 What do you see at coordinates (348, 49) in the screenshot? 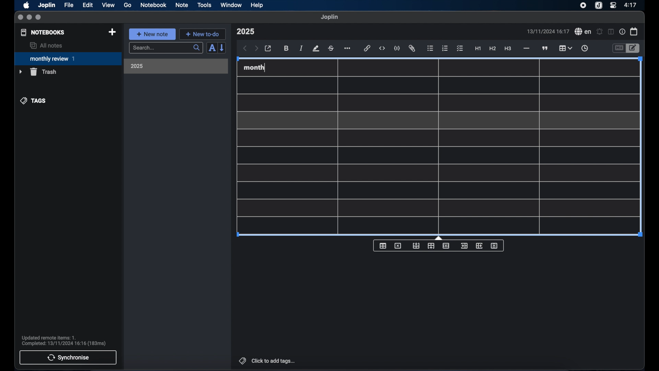
I see `more options` at bounding box center [348, 49].